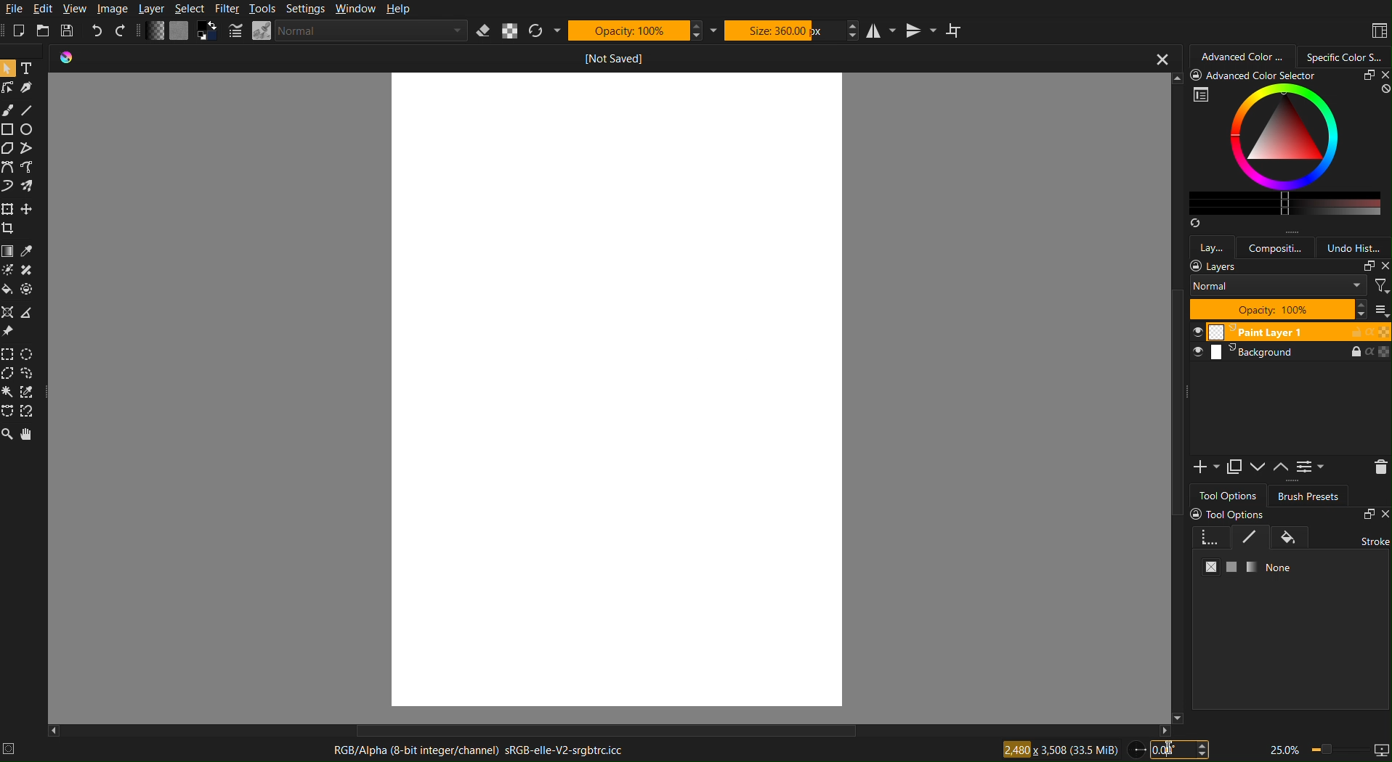 The height and width of the screenshot is (762, 1392). I want to click on Down, so click(1258, 468).